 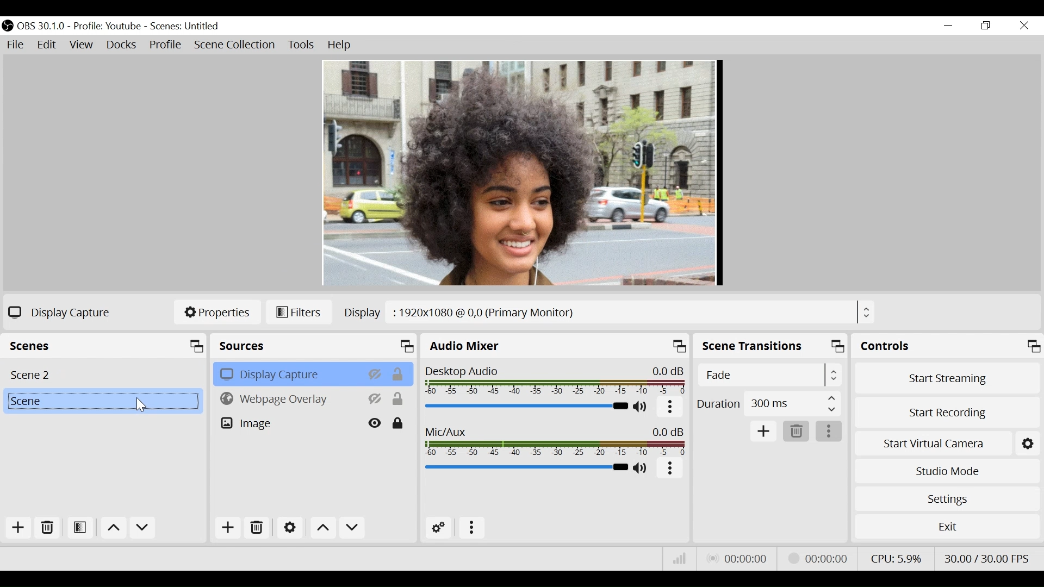 What do you see at coordinates (374, 373) in the screenshot?
I see `Hide/Display` at bounding box center [374, 373].